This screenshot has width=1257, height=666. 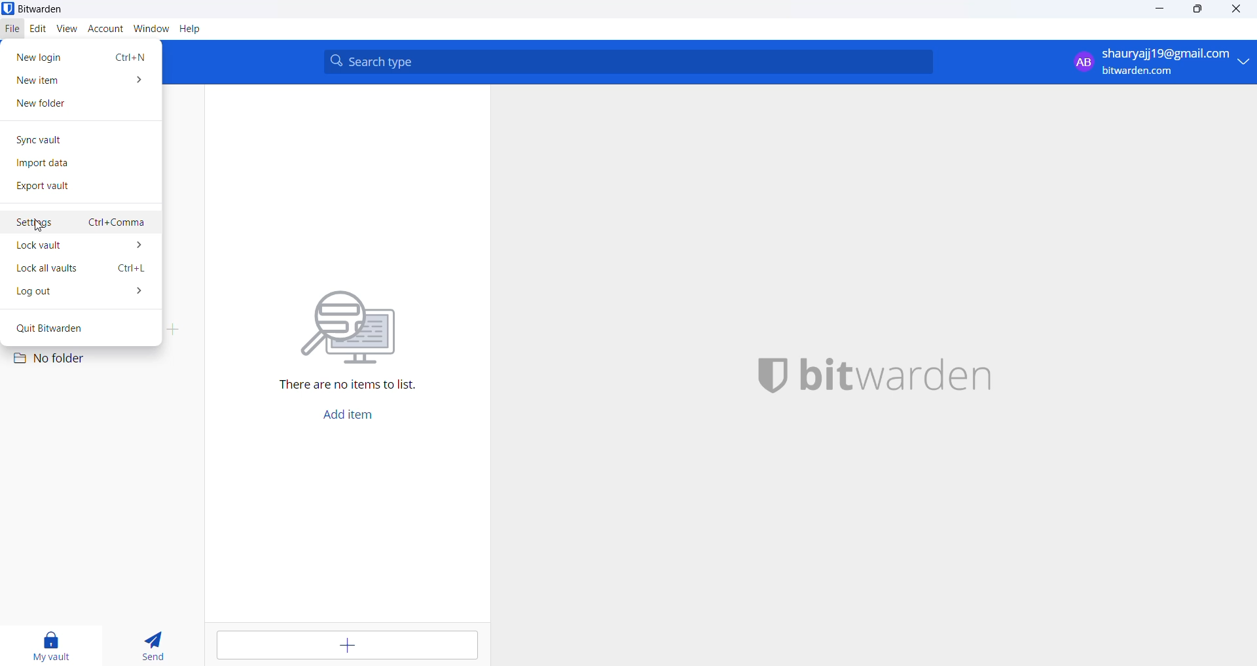 What do you see at coordinates (13, 30) in the screenshot?
I see `file` at bounding box center [13, 30].